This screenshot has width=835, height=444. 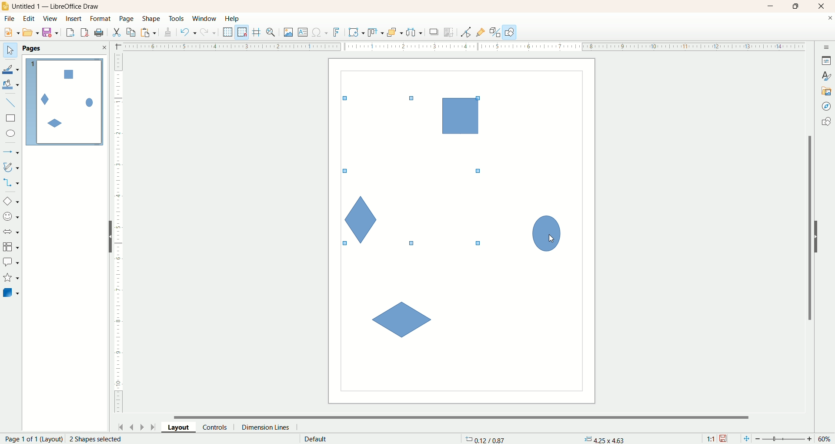 What do you see at coordinates (12, 118) in the screenshot?
I see `rectangle` at bounding box center [12, 118].